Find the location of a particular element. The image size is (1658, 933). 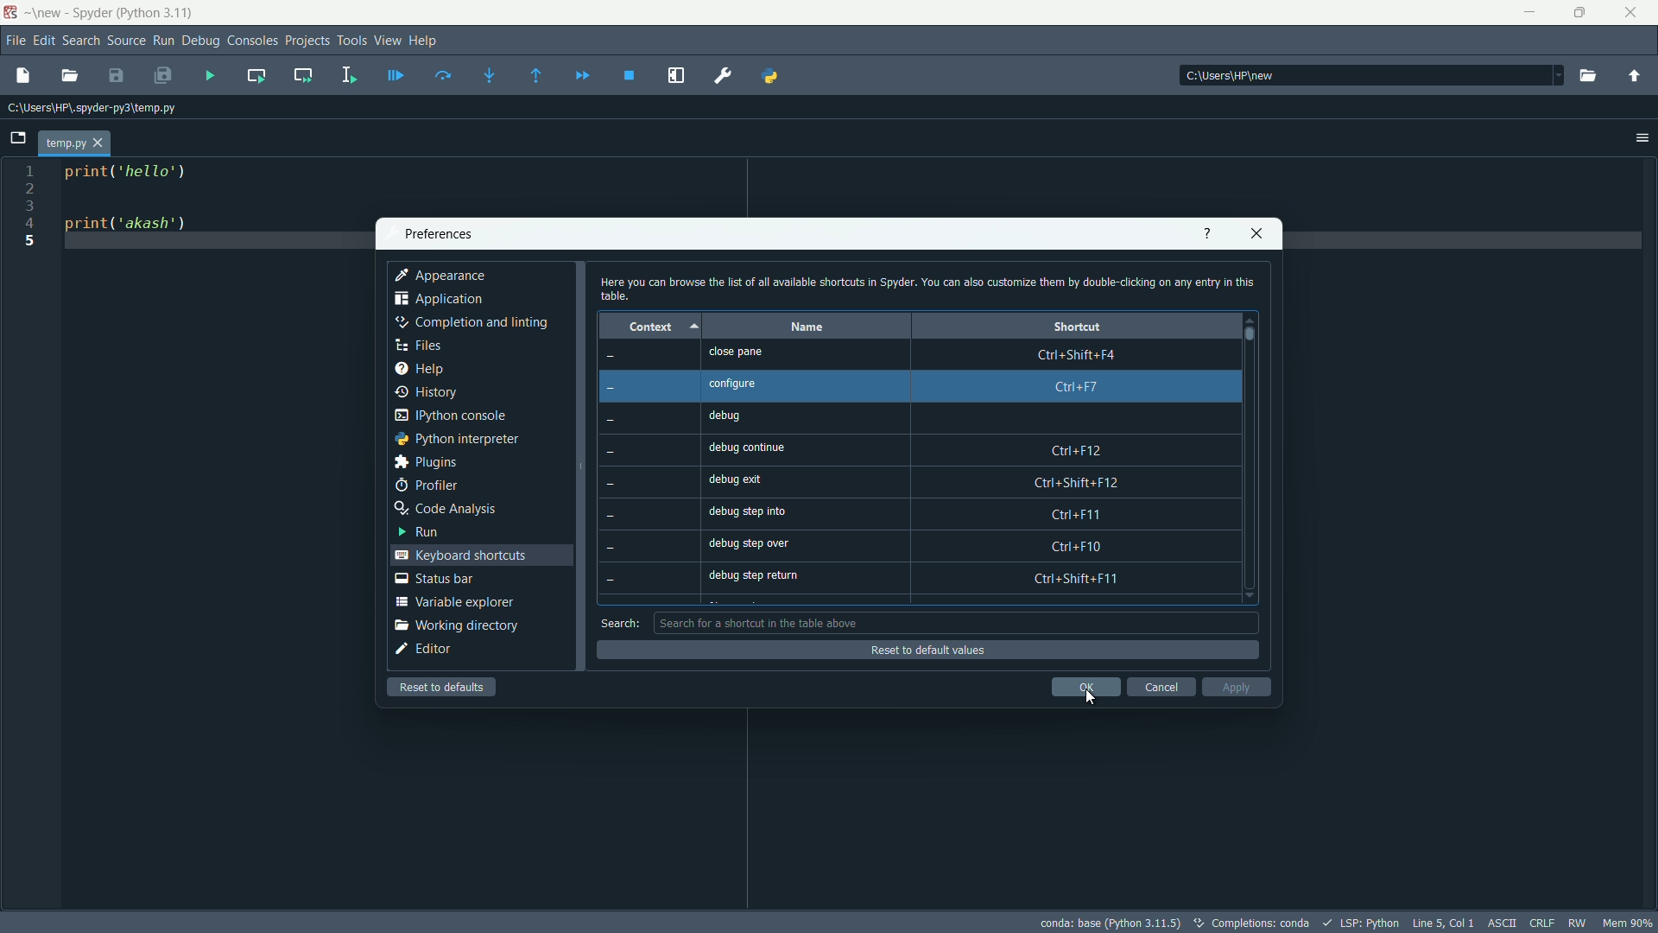

cursor position is located at coordinates (1443, 923).